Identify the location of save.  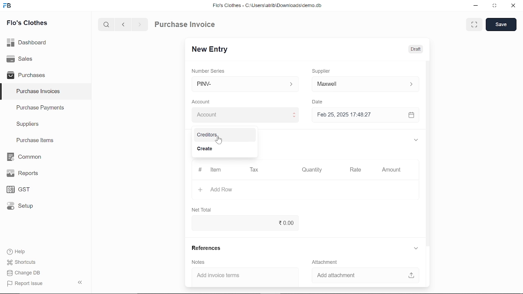
(501, 25).